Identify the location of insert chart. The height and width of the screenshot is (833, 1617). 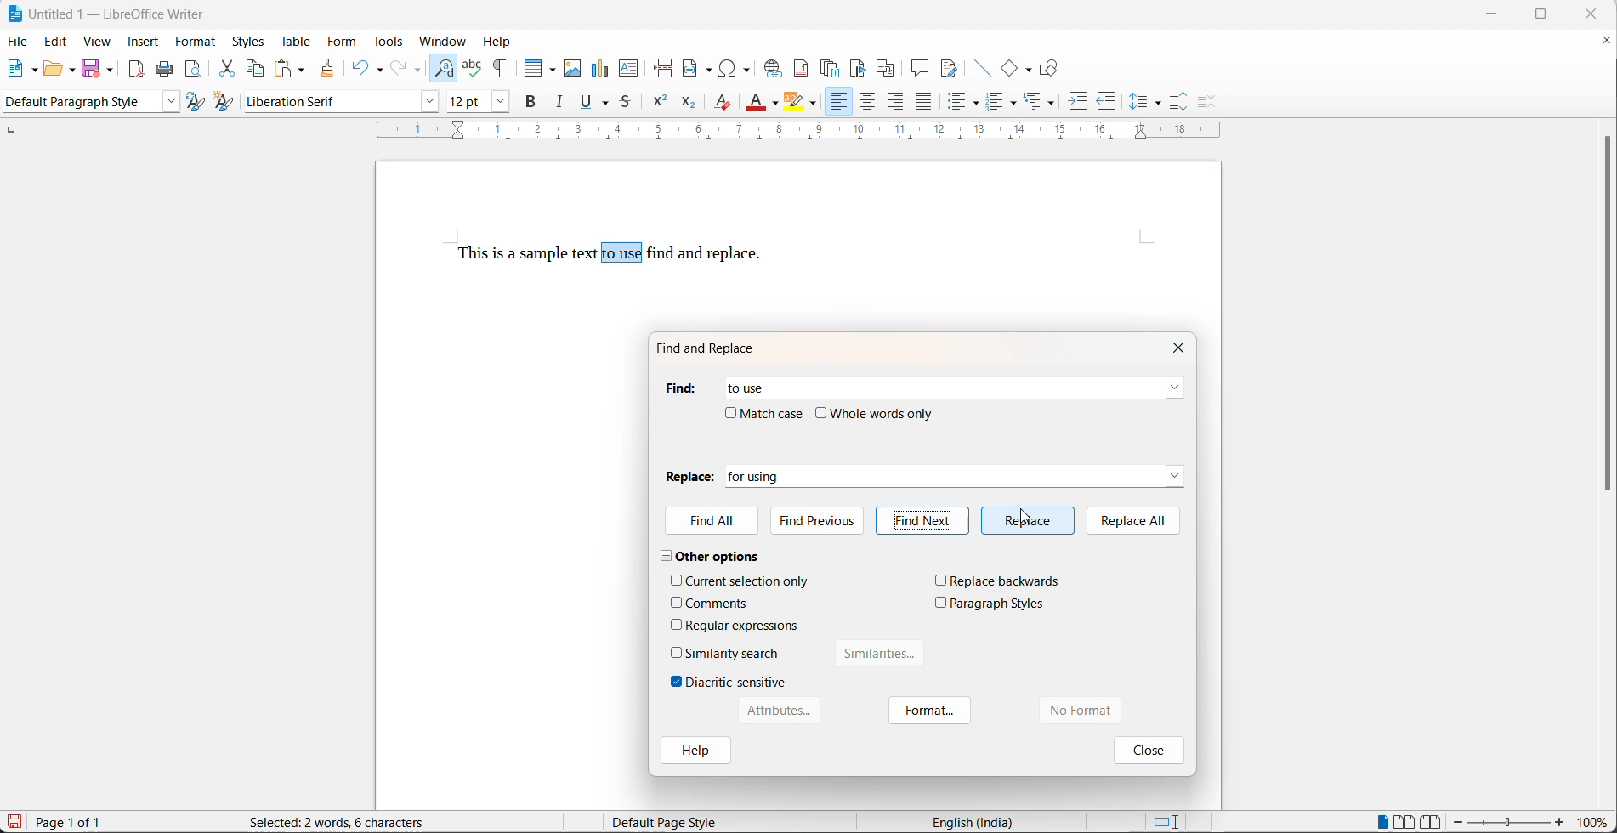
(602, 66).